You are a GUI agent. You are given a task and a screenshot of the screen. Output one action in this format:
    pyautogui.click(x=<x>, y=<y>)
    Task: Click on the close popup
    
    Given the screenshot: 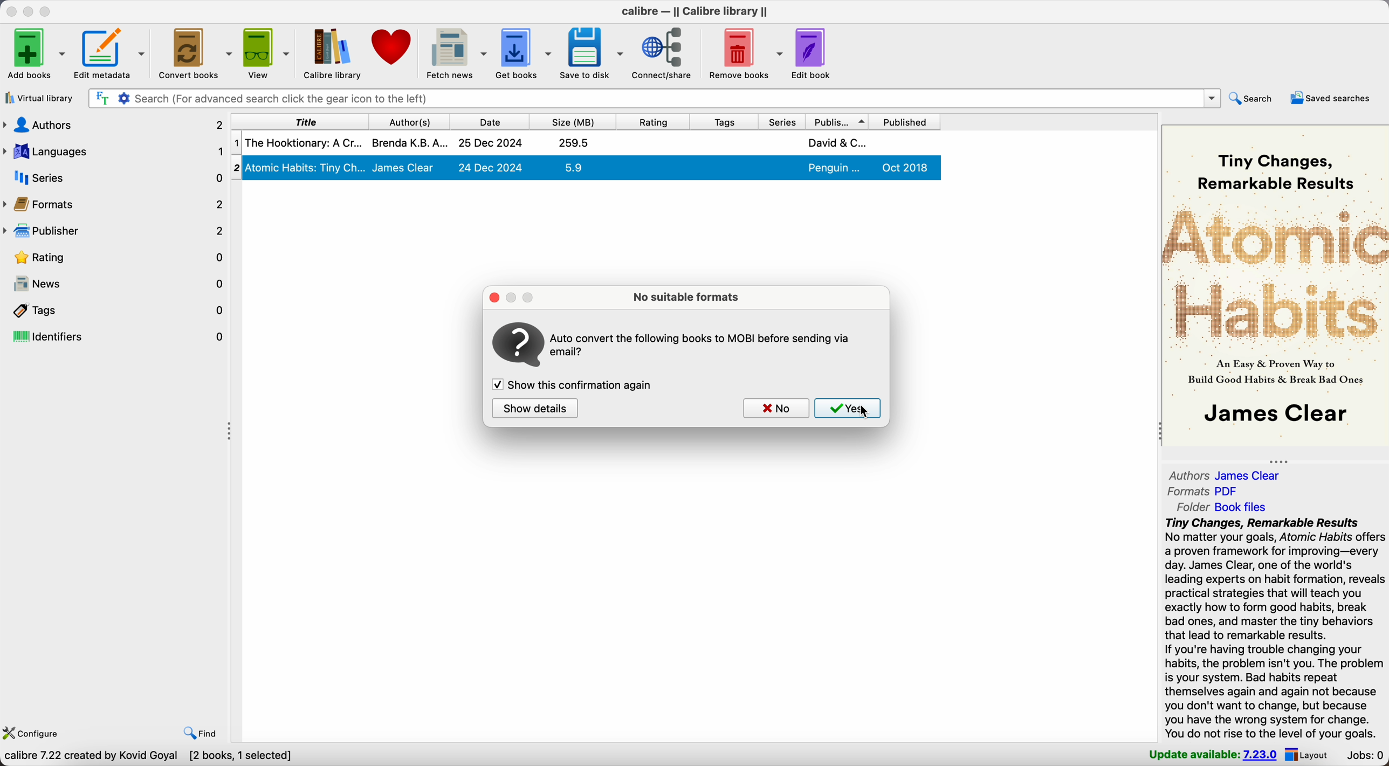 What is the action you would take?
    pyautogui.click(x=491, y=299)
    